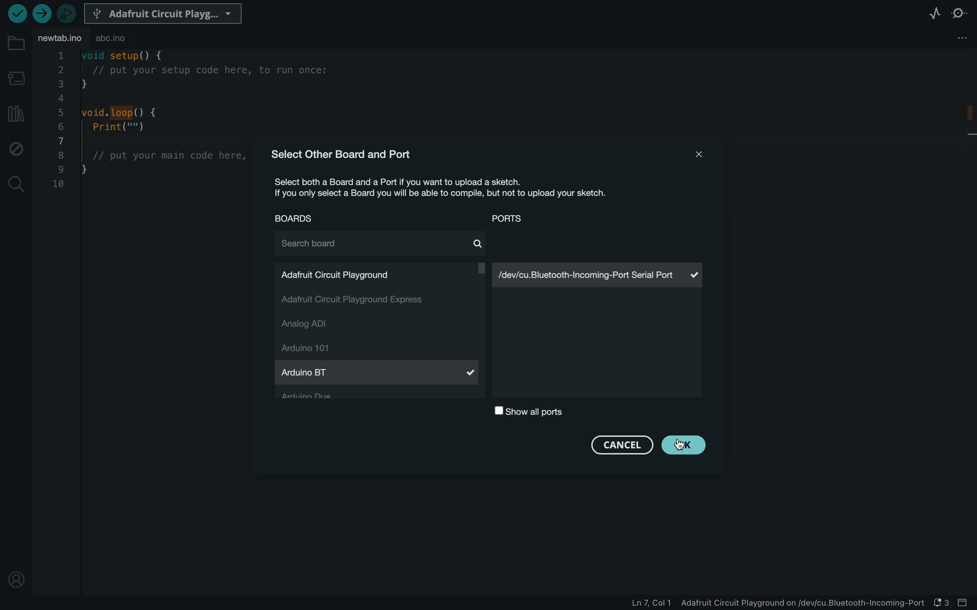 This screenshot has width=977, height=610. Describe the element at coordinates (758, 604) in the screenshot. I see `file information` at that location.